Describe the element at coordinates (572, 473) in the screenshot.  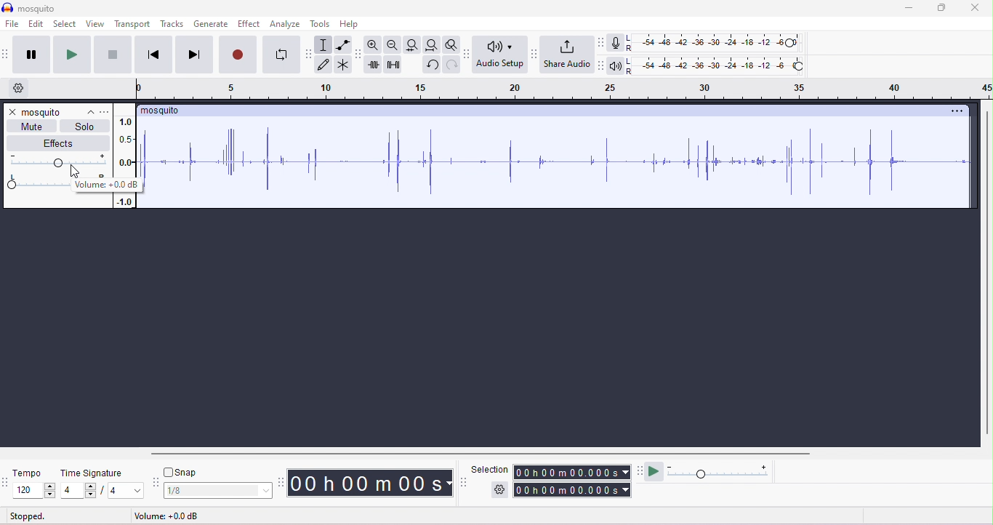
I see `selection time` at that location.